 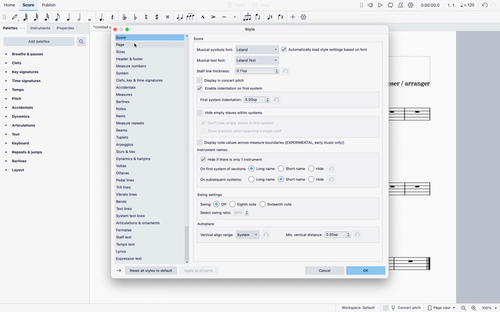 I want to click on playback settings, so click(x=411, y=6).